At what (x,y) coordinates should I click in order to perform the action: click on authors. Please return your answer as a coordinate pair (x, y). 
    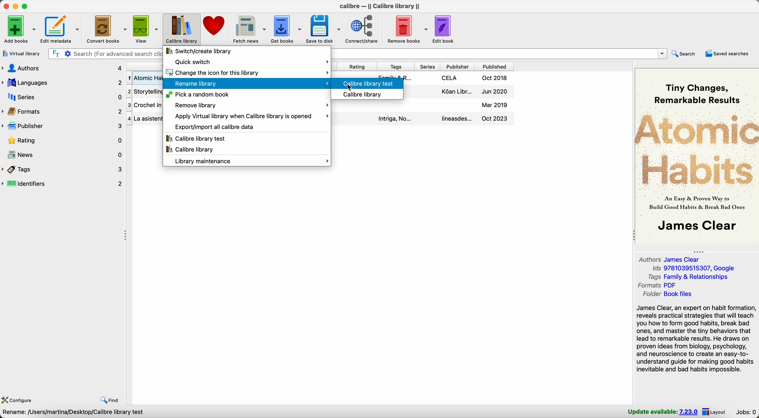
    Looking at the image, I should click on (62, 68).